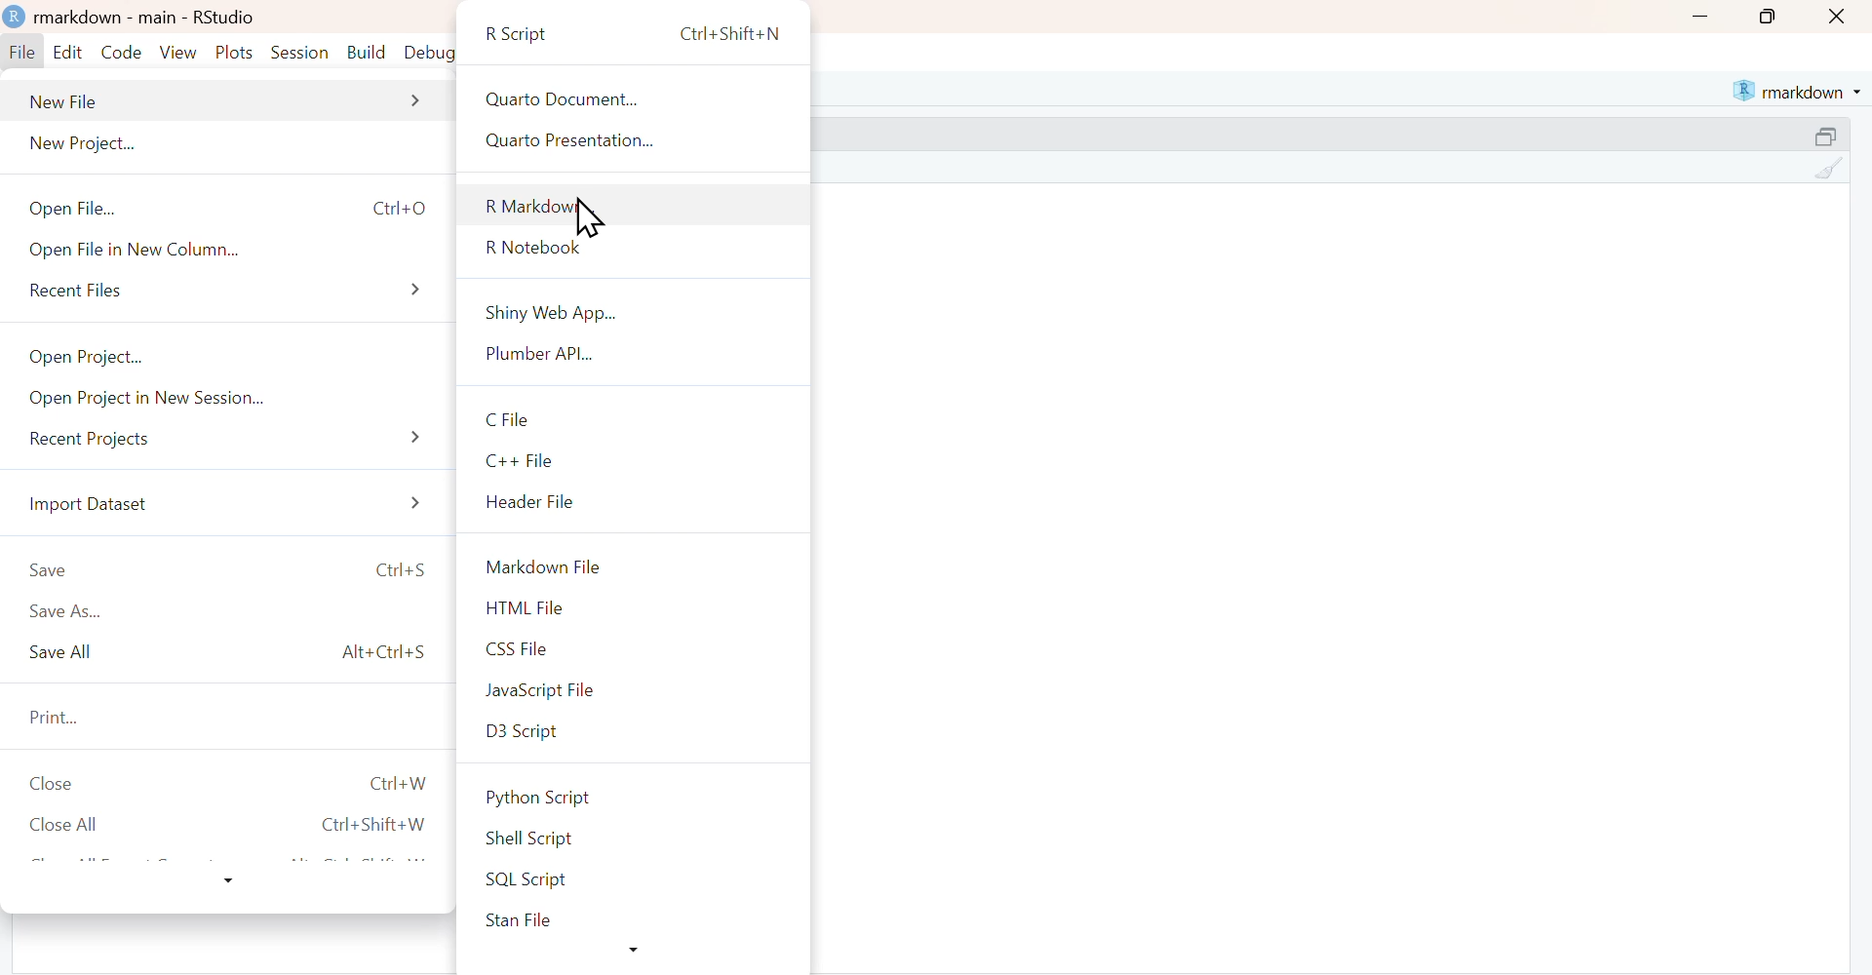 Image resolution: width=1872 pixels, height=975 pixels. Describe the element at coordinates (1699, 16) in the screenshot. I see `minimize` at that location.